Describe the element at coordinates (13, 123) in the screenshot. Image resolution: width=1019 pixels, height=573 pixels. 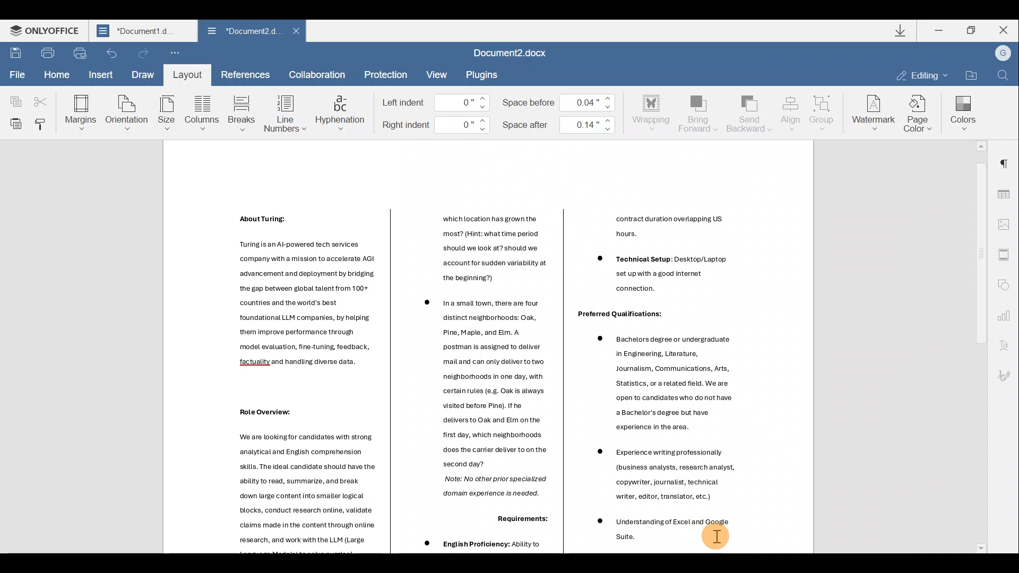
I see `Paste` at that location.